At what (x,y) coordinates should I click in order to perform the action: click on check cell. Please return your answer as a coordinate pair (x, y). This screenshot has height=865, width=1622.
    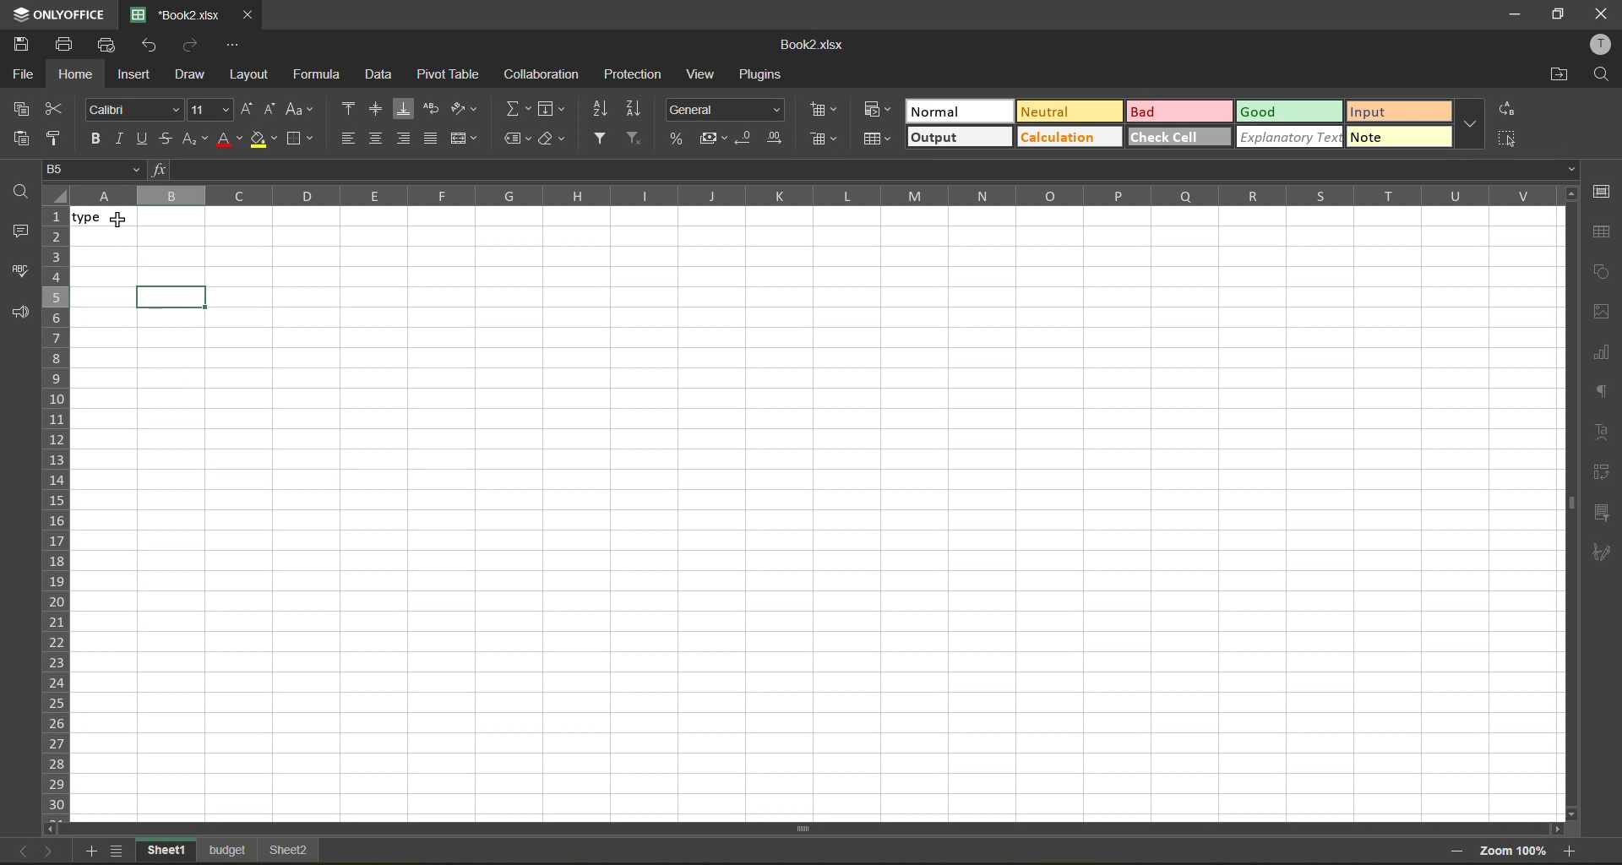
    Looking at the image, I should click on (1181, 137).